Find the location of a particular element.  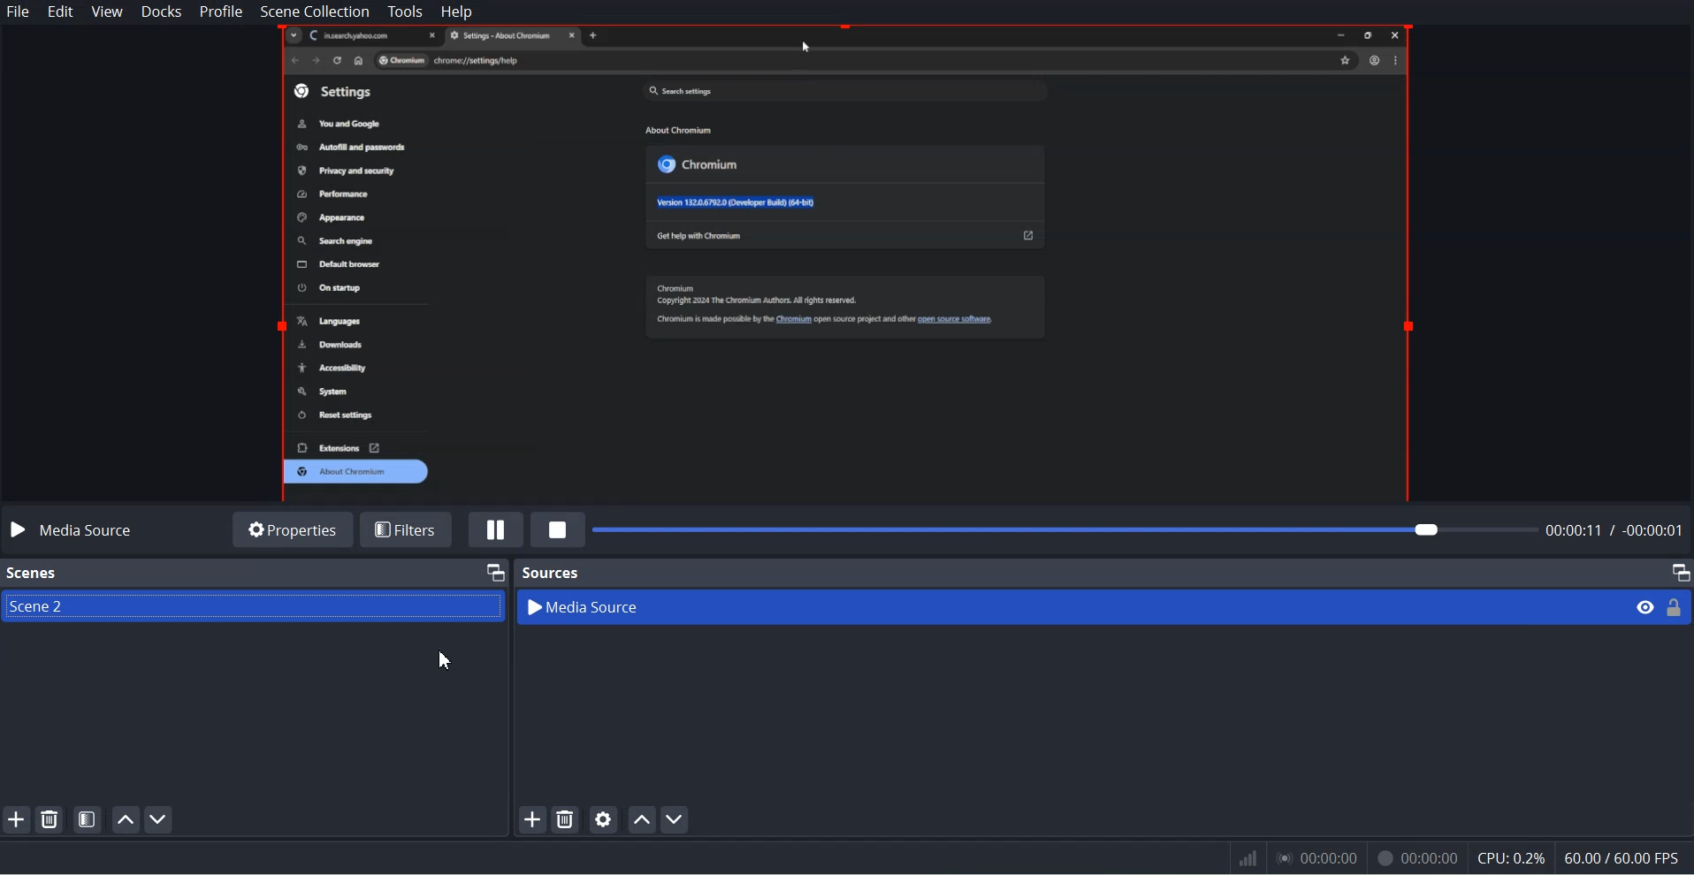

Filters is located at coordinates (409, 528).